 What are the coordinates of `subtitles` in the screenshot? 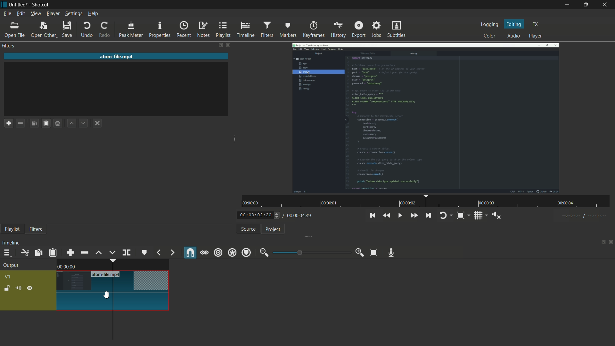 It's located at (397, 29).